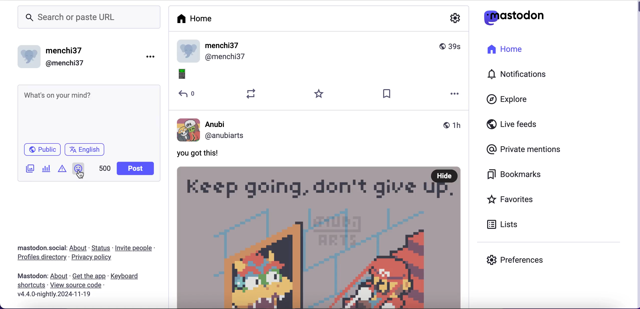  Describe the element at coordinates (41, 258) in the screenshot. I see `profiles directory` at that location.